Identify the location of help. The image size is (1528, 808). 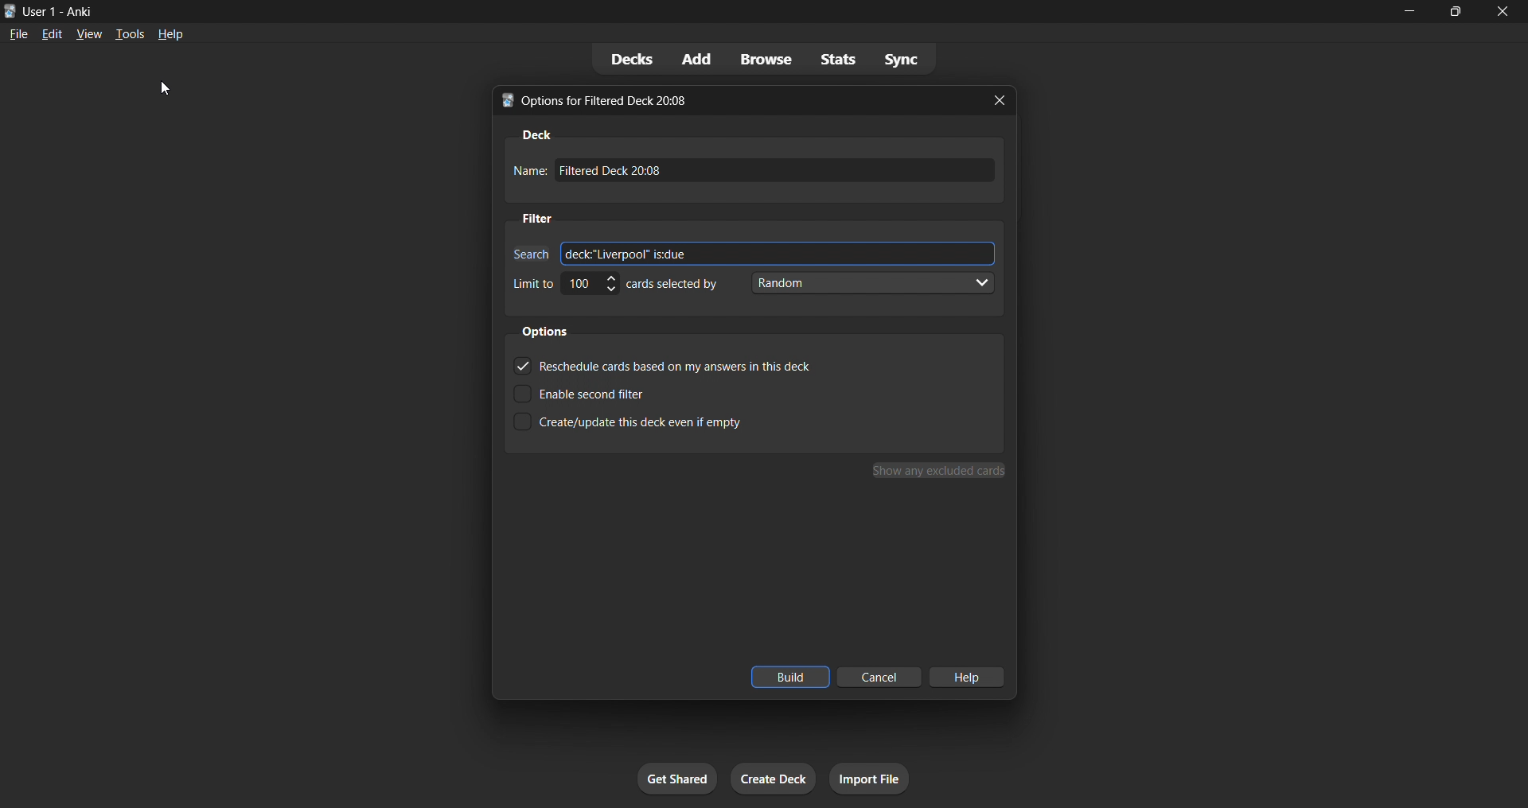
(973, 677).